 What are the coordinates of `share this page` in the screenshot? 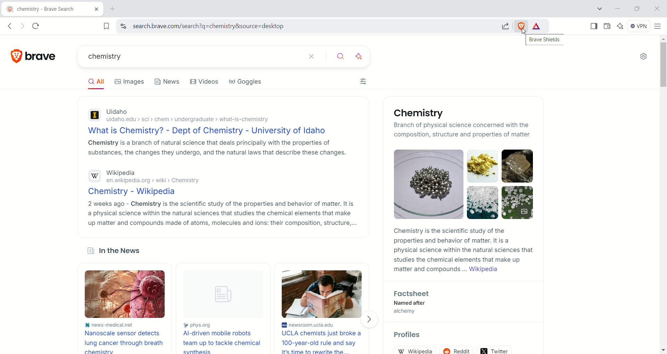 It's located at (504, 25).